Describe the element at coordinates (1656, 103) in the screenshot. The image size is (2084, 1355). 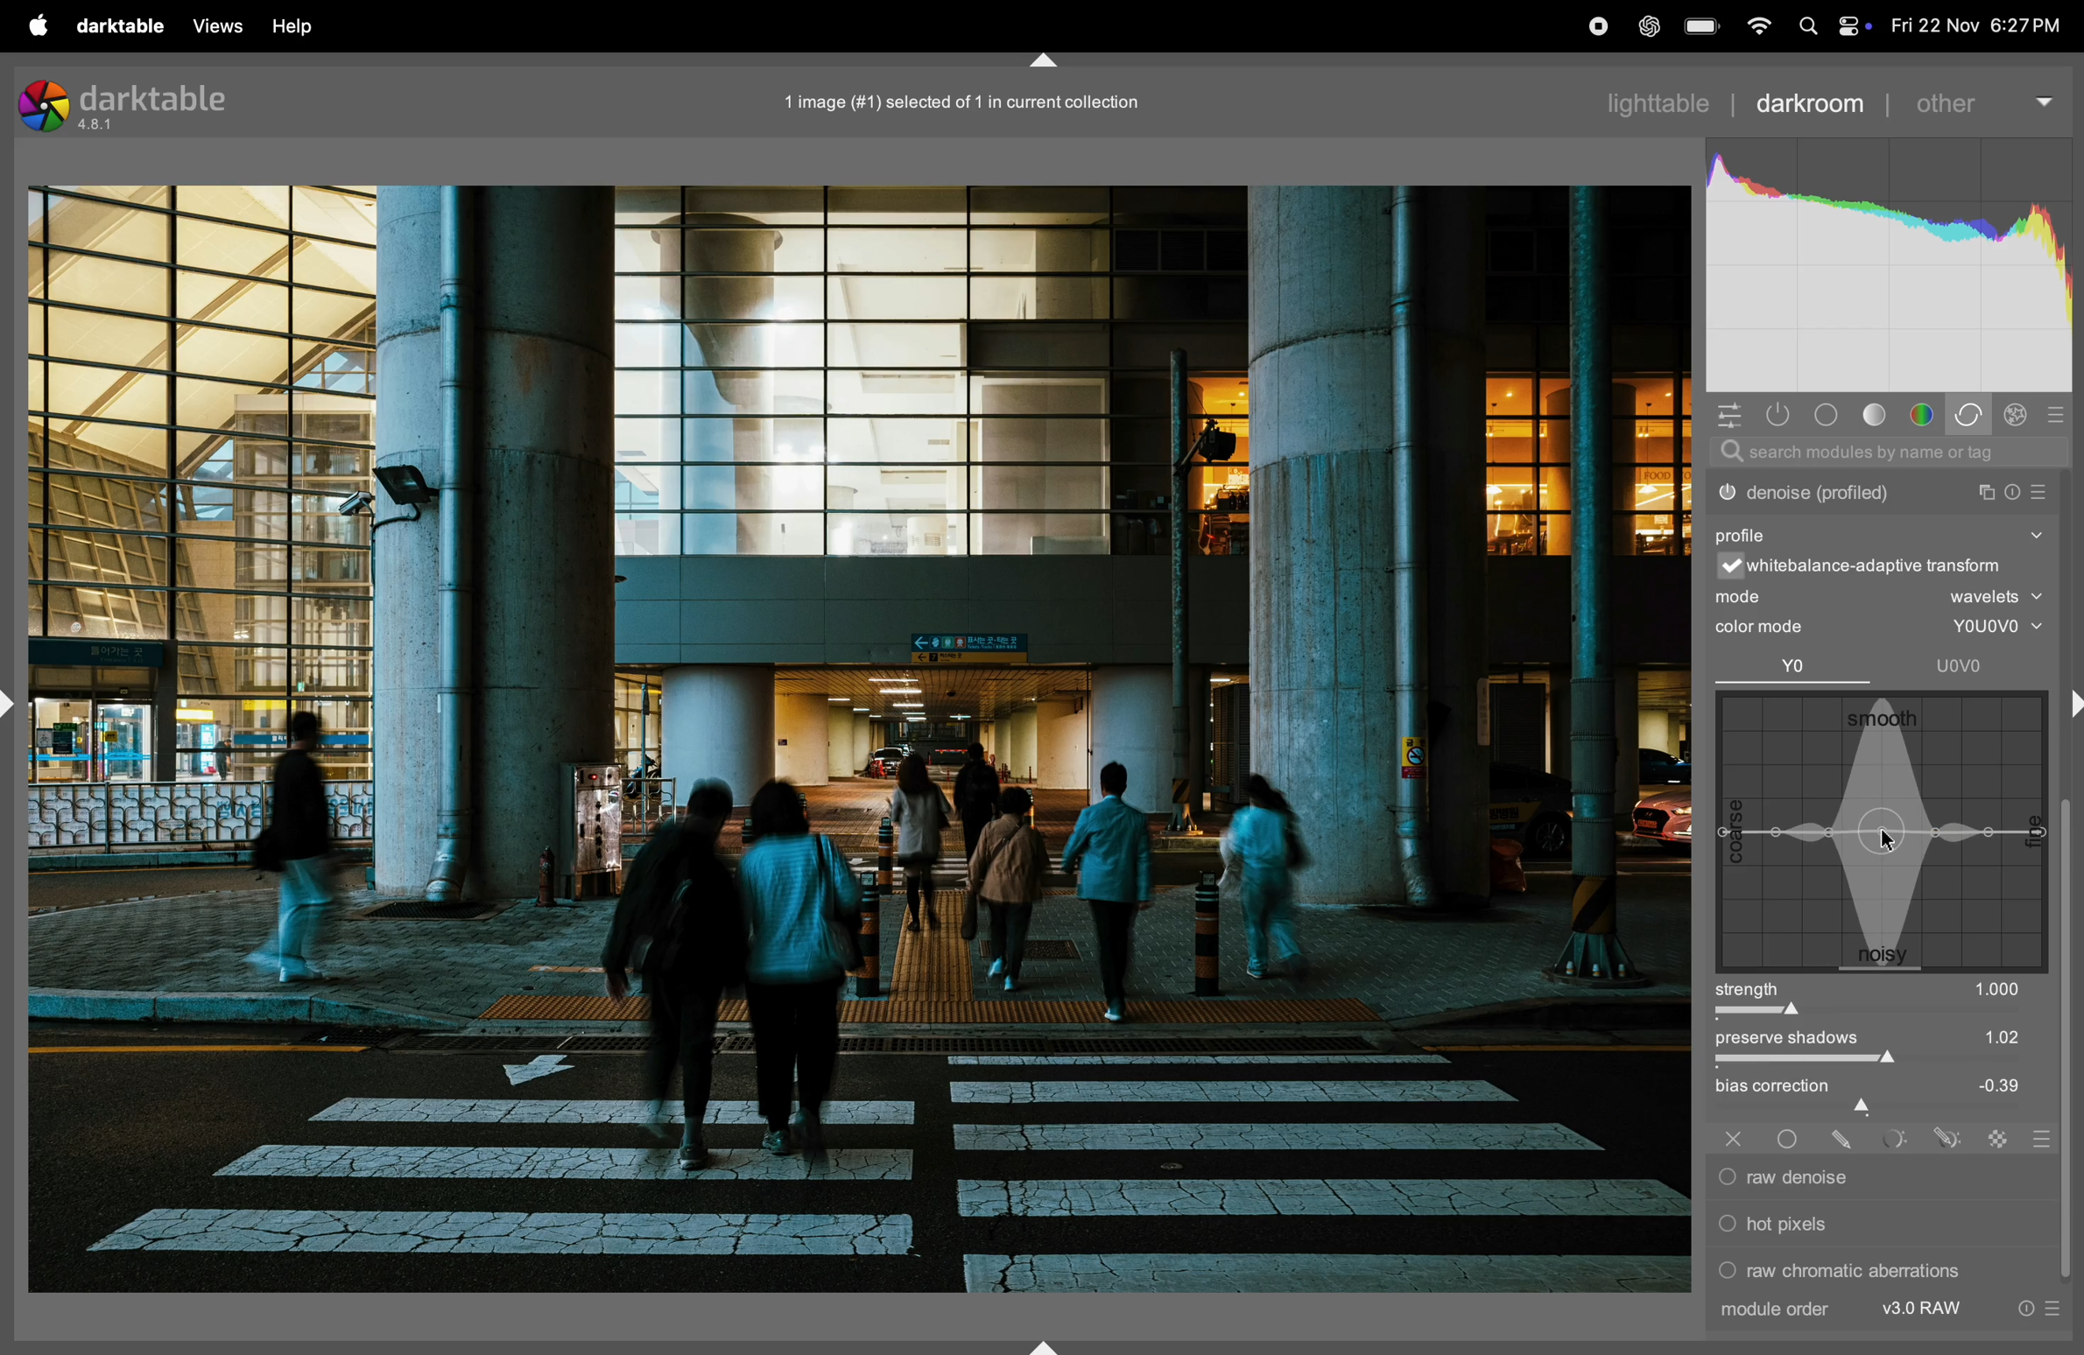
I see `lighttable` at that location.